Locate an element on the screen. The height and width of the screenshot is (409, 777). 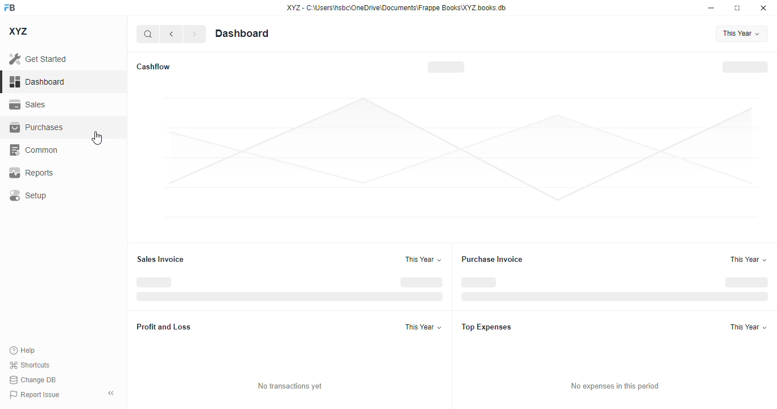
profit and loss is located at coordinates (164, 326).